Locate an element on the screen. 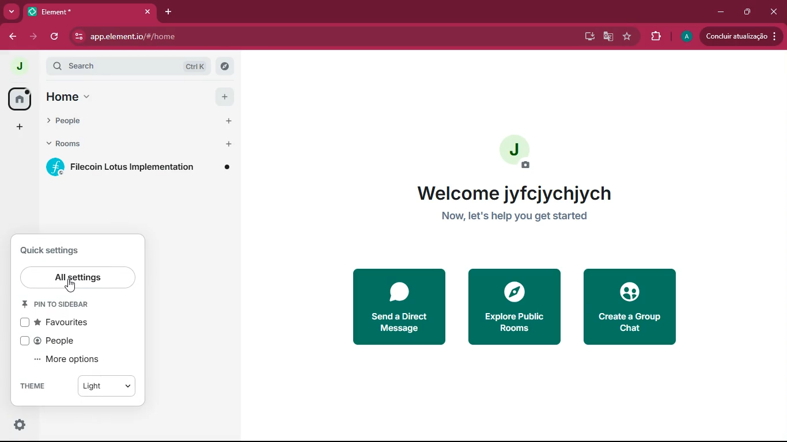 Image resolution: width=787 pixels, height=442 pixels. explore rooms is located at coordinates (224, 65).